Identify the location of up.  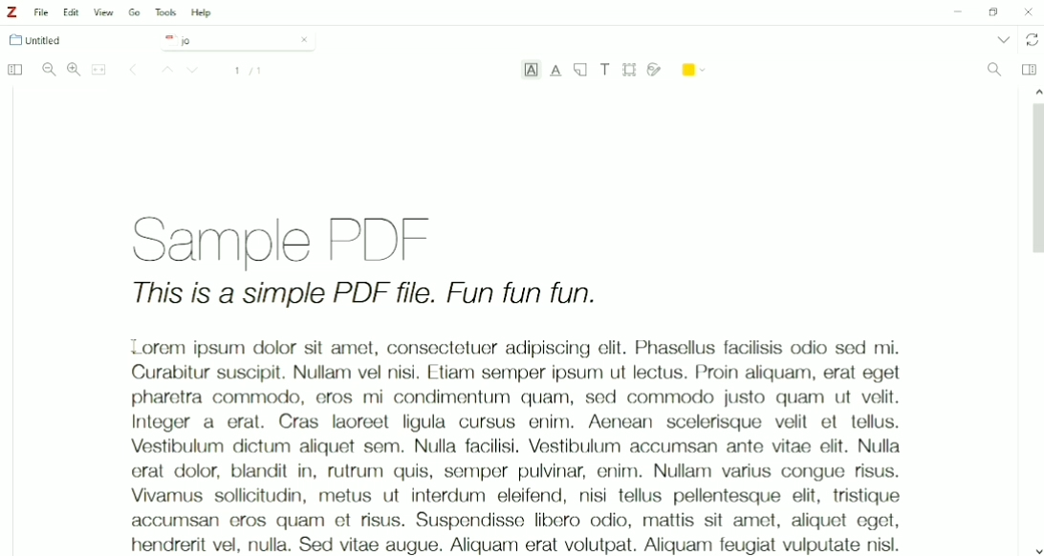
(1034, 90).